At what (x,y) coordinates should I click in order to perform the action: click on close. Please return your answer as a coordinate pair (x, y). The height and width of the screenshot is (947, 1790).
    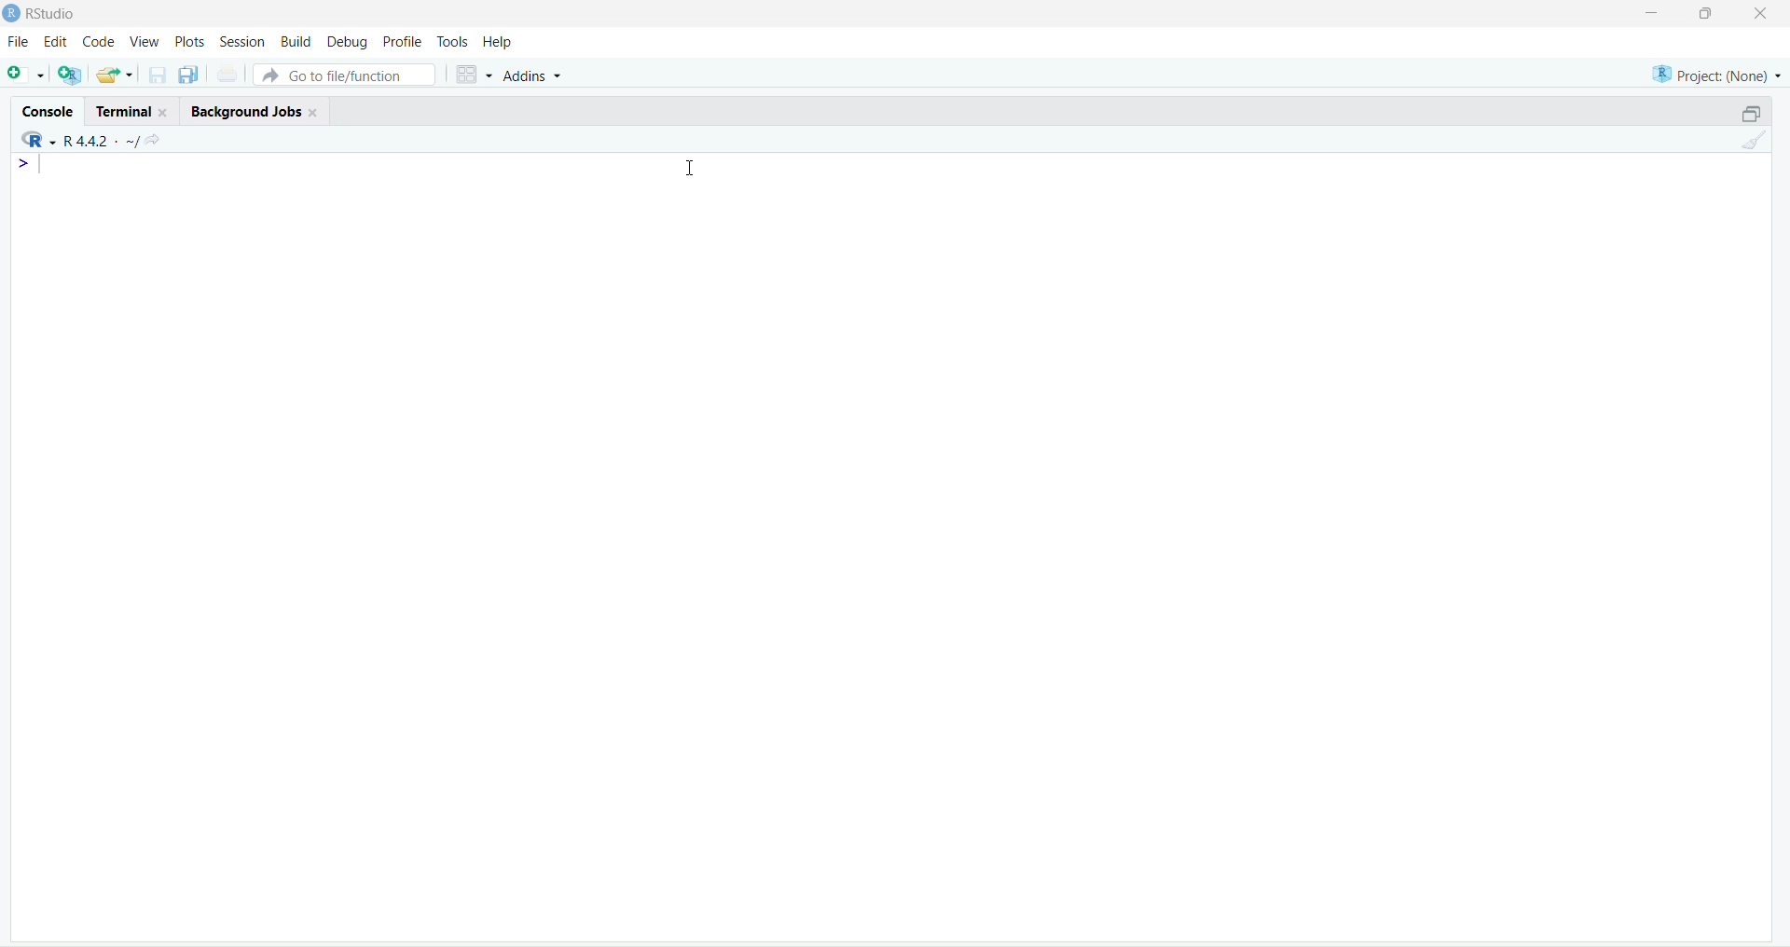
    Looking at the image, I should click on (165, 113).